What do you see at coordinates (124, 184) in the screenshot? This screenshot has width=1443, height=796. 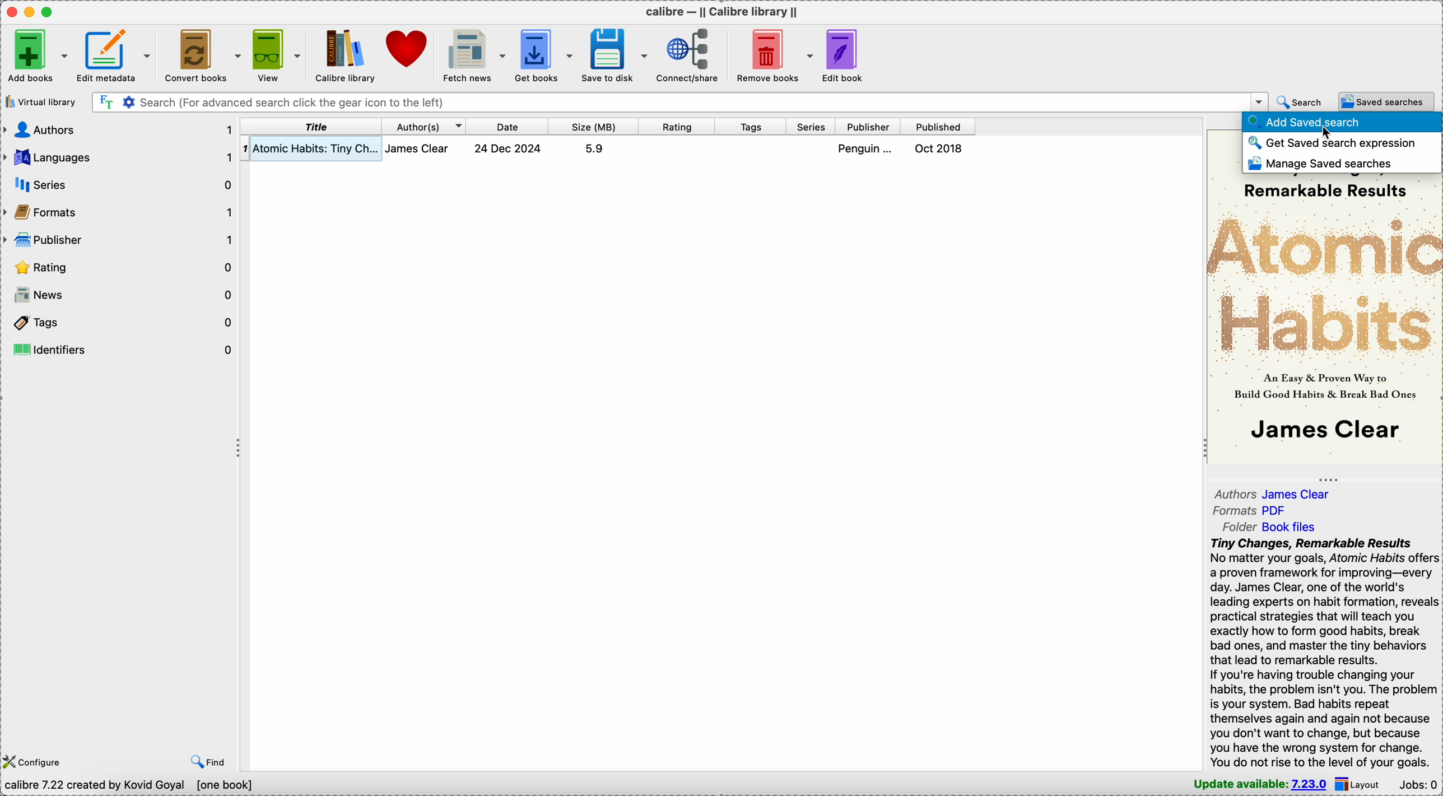 I see `series` at bounding box center [124, 184].